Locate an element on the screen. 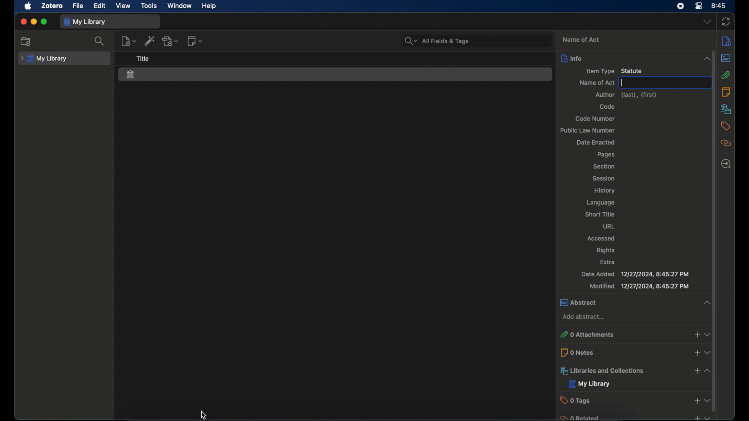 The image size is (749, 421). 0 notes is located at coordinates (623, 352).